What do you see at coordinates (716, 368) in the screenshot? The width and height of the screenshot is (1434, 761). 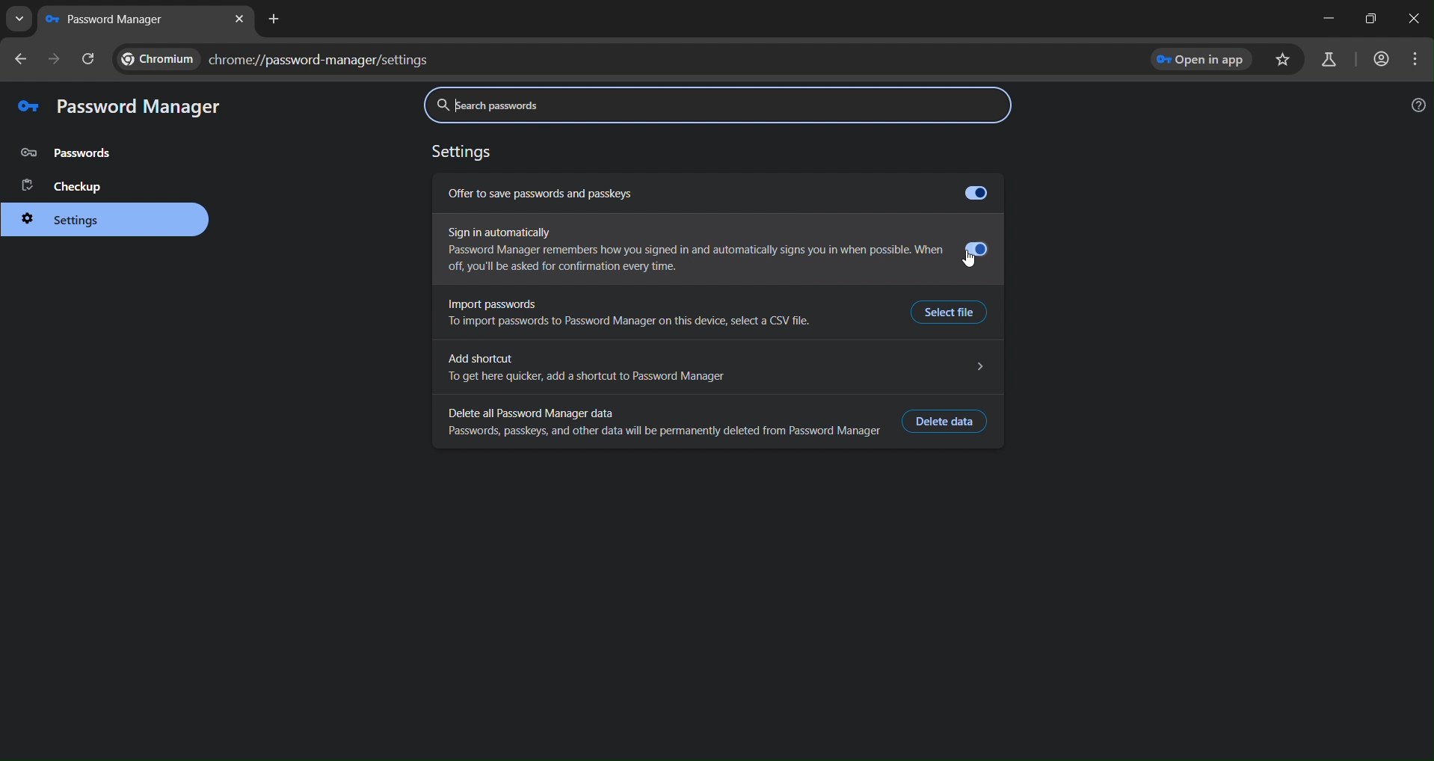 I see `Add shortcut 5
To get here quicker, add a shortcut to Password Manager` at bounding box center [716, 368].